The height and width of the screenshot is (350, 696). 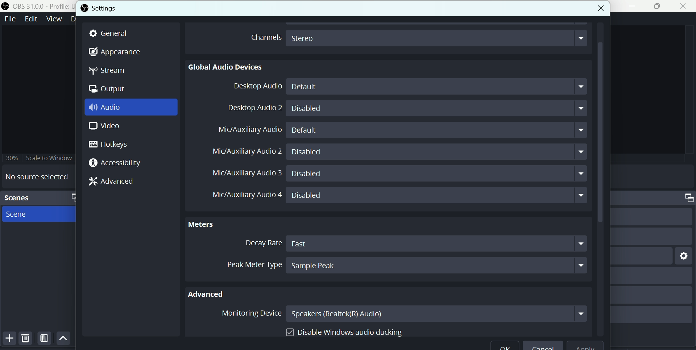 What do you see at coordinates (437, 37) in the screenshot?
I see `Stereo` at bounding box center [437, 37].